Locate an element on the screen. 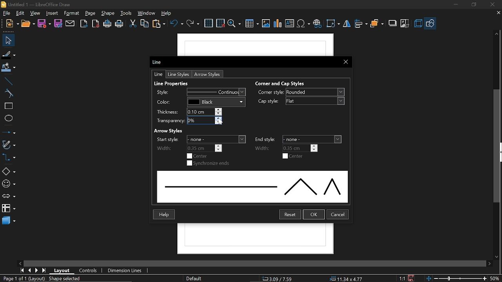 The width and height of the screenshot is (502, 282). attach is located at coordinates (69, 24).